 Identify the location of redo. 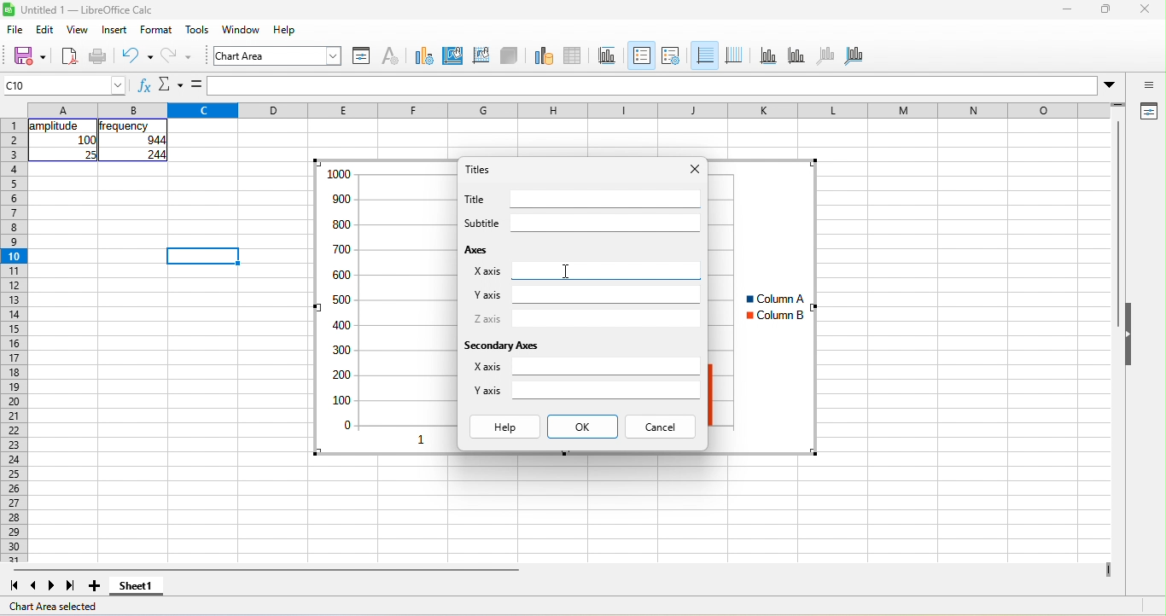
(177, 57).